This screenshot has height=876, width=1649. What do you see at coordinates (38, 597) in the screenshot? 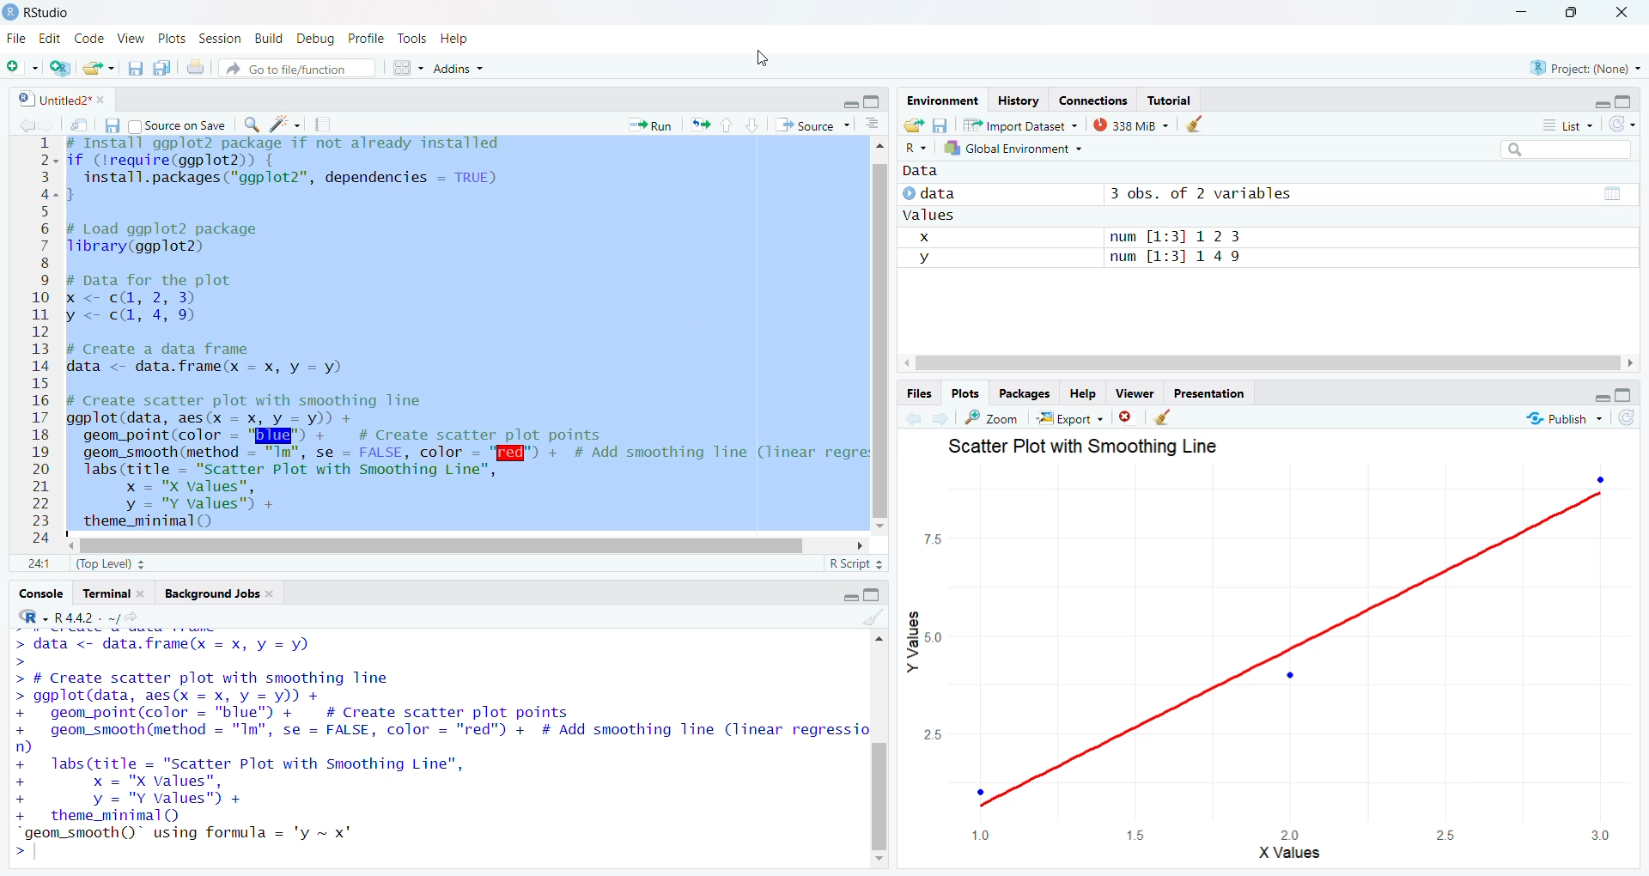
I see `Console` at bounding box center [38, 597].